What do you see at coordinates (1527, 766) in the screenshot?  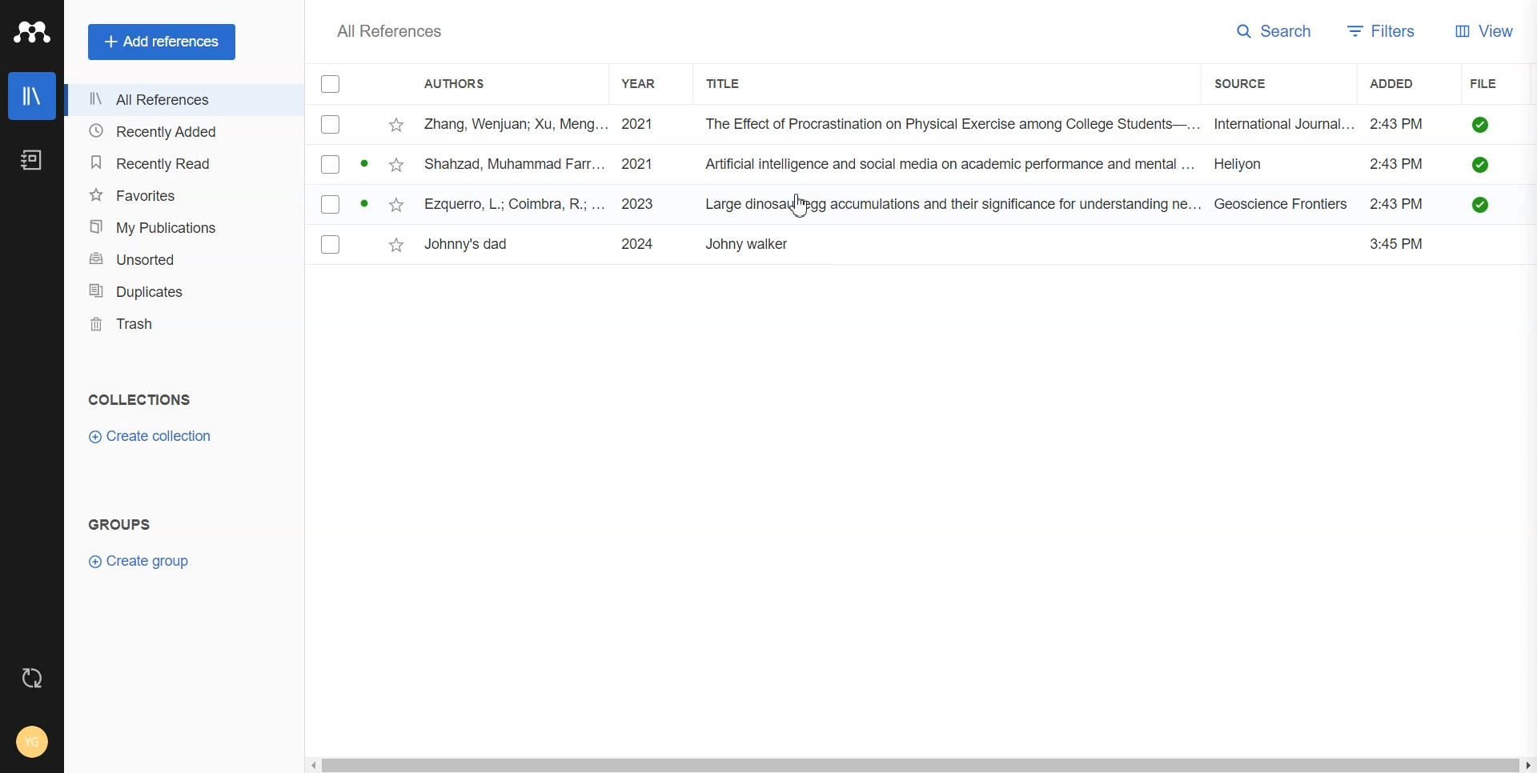 I see `Scroll Right` at bounding box center [1527, 766].